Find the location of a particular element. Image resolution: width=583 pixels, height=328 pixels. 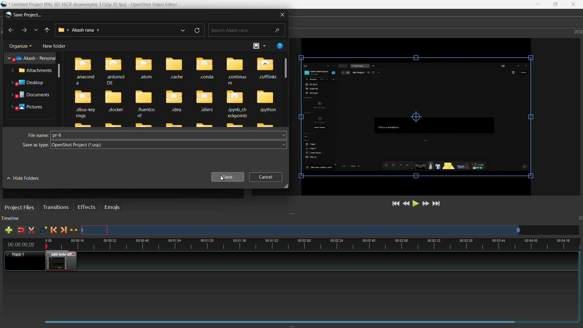

Openshot Icon is located at coordinates (4, 5).